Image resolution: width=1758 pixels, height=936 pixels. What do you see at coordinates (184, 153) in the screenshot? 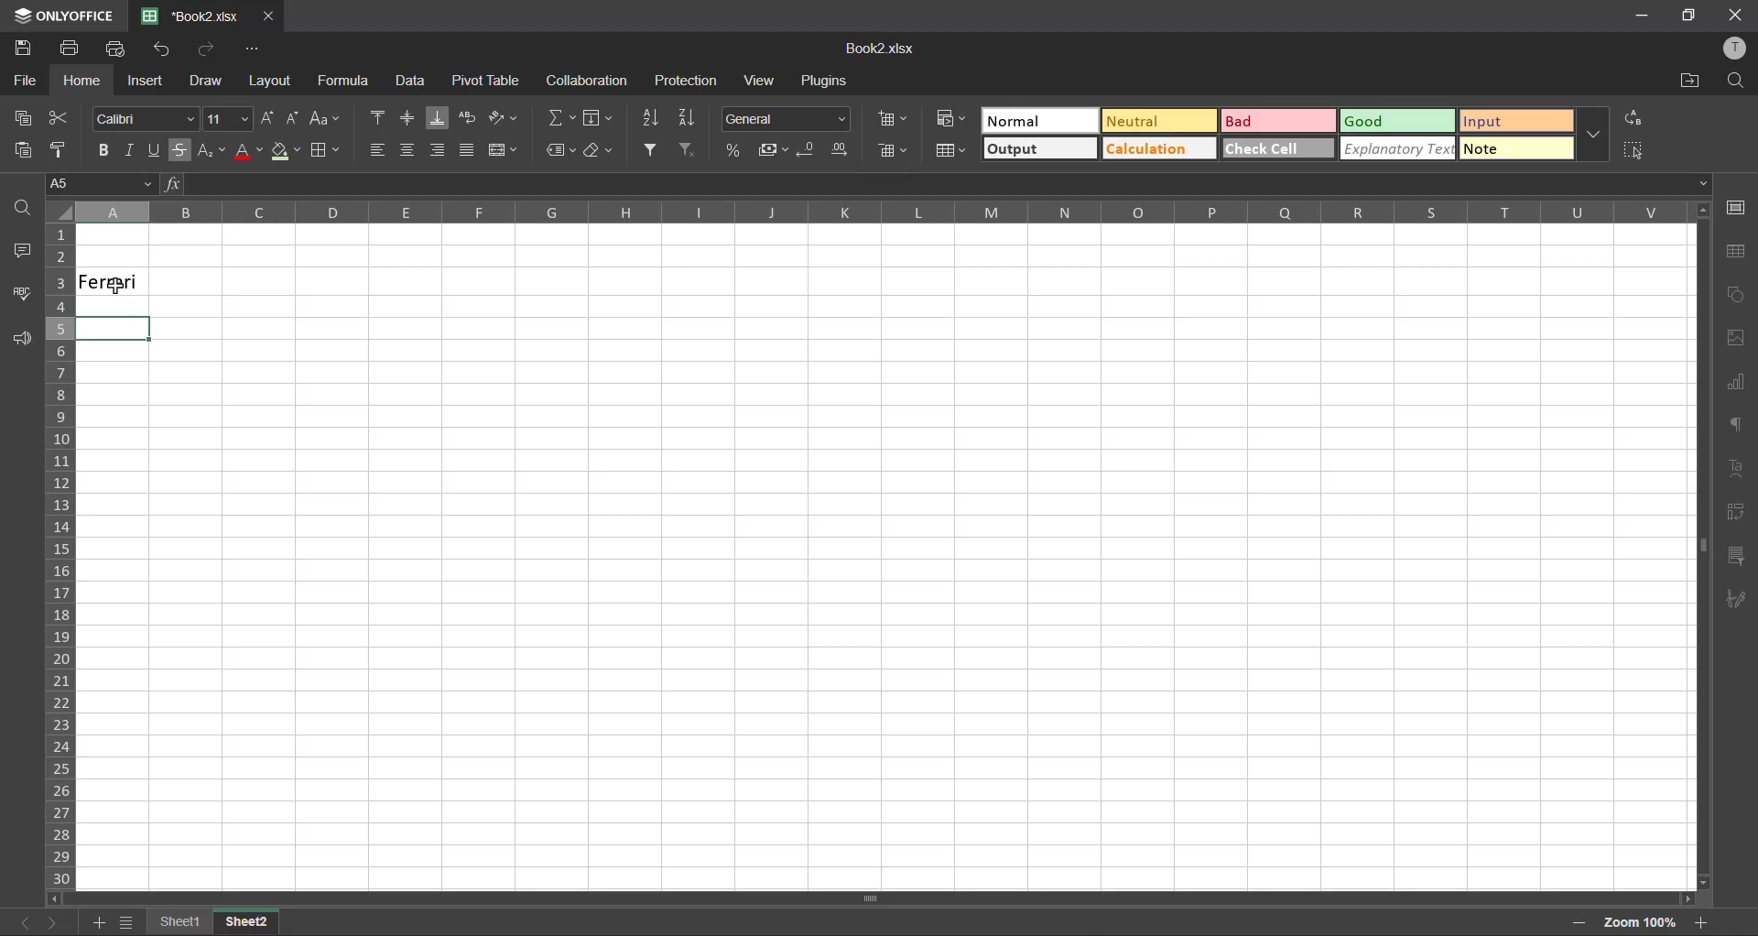
I see `strikethrough` at bounding box center [184, 153].